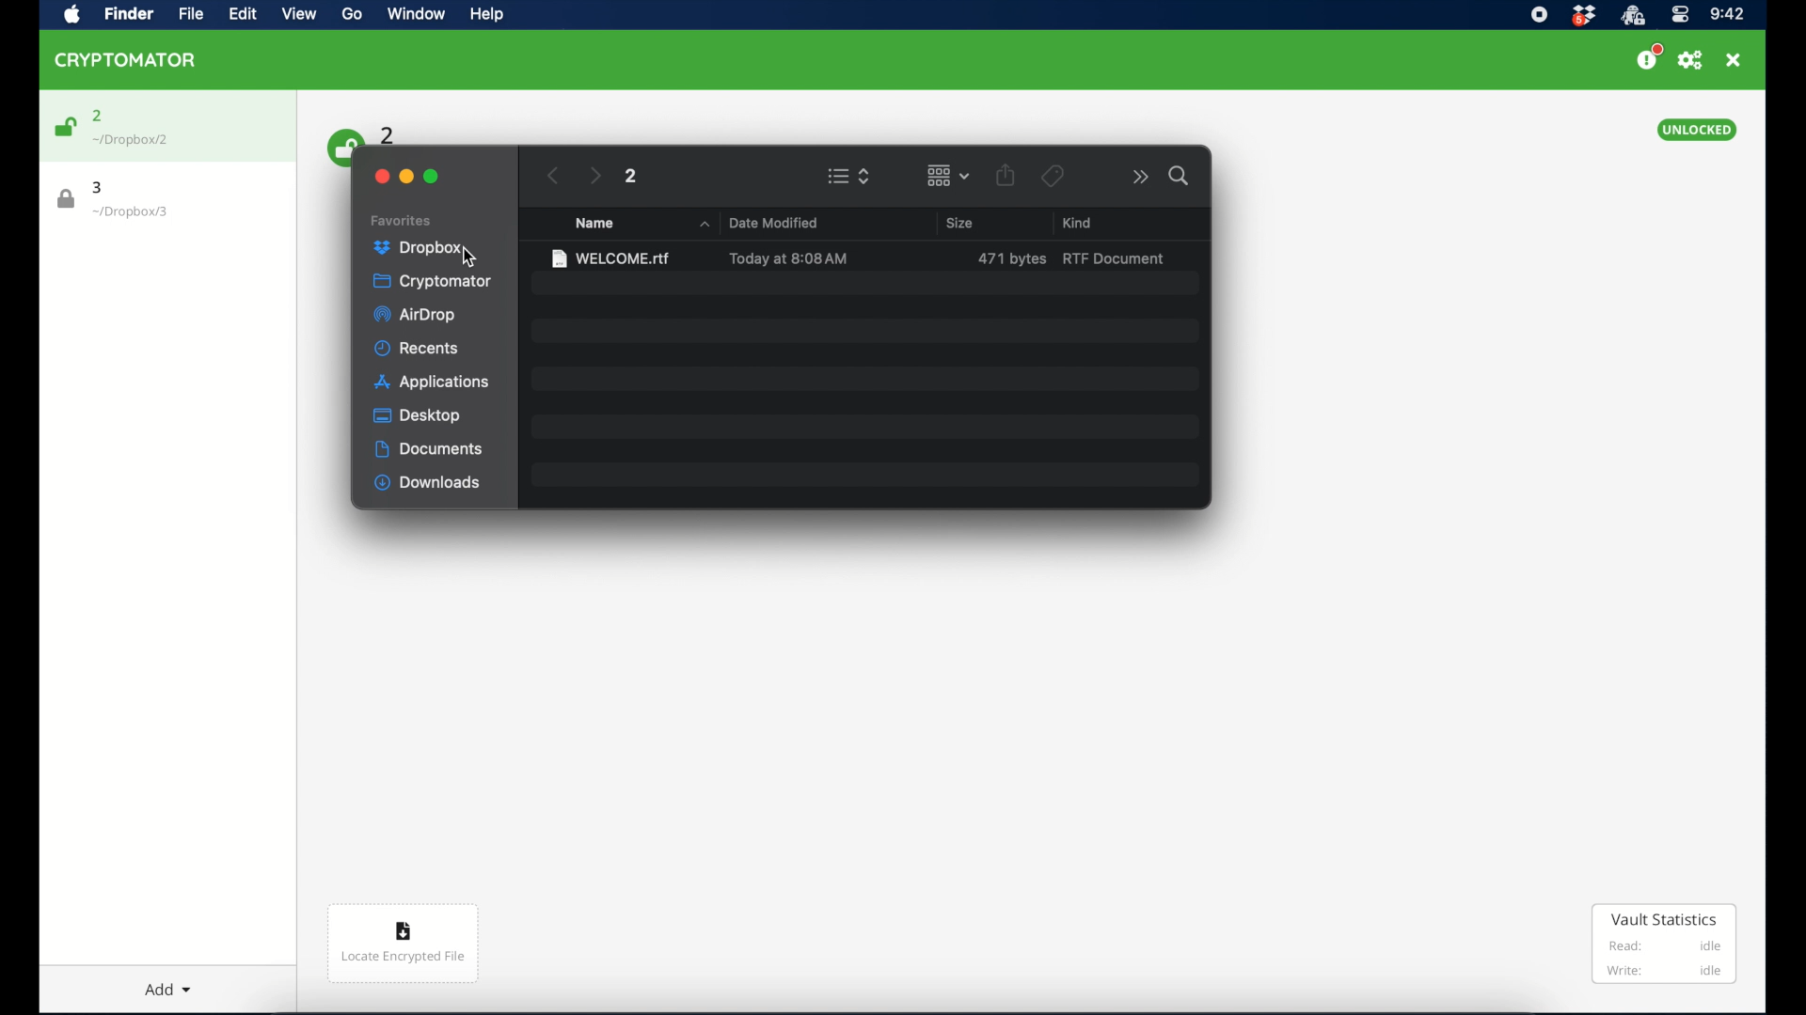 The image size is (1806, 1015). Describe the element at coordinates (1011, 259) in the screenshot. I see `size` at that location.